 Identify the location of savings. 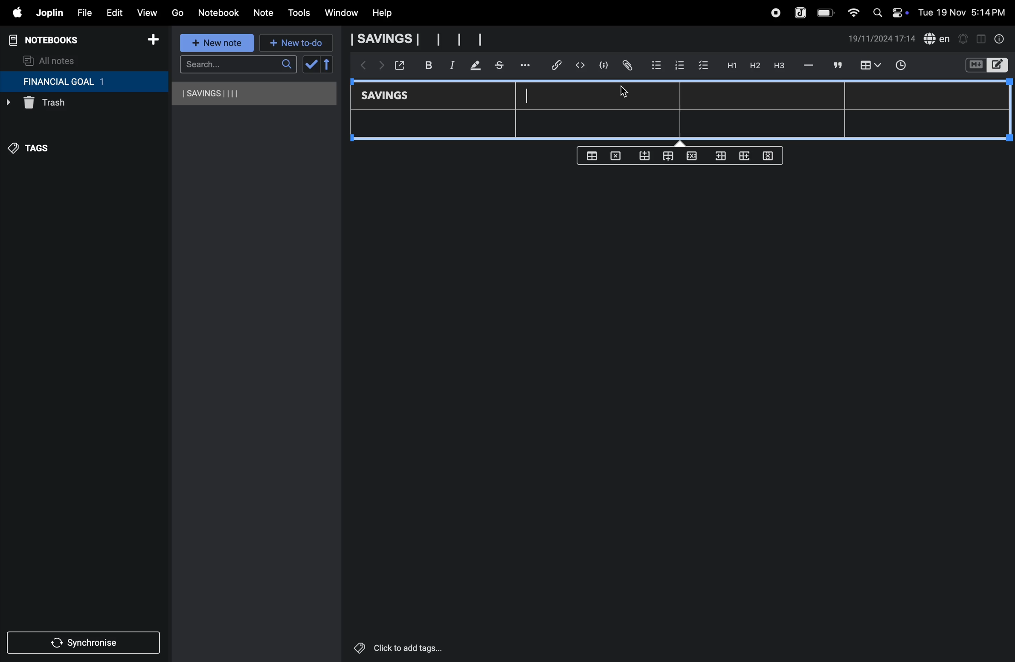
(416, 40).